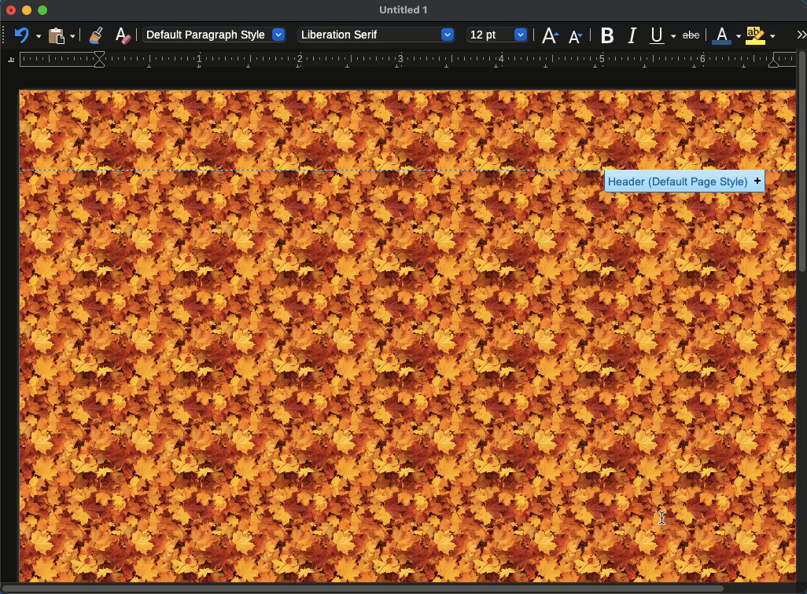  I want to click on clear formatting, so click(124, 34).